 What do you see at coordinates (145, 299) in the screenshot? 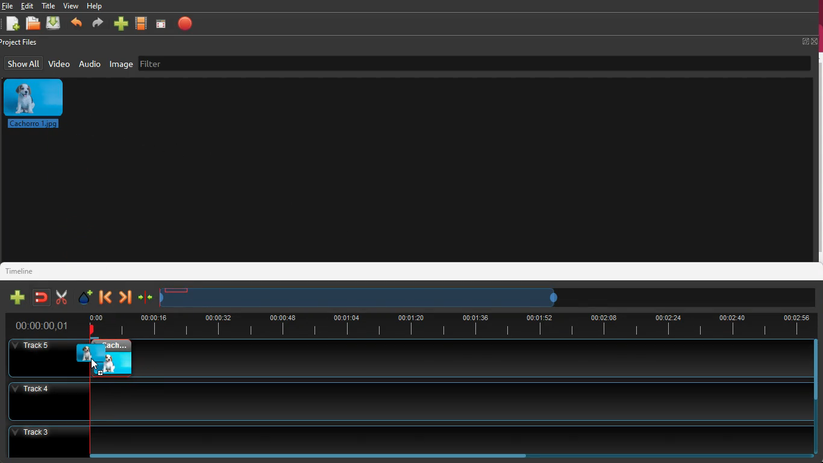
I see `compress` at bounding box center [145, 299].